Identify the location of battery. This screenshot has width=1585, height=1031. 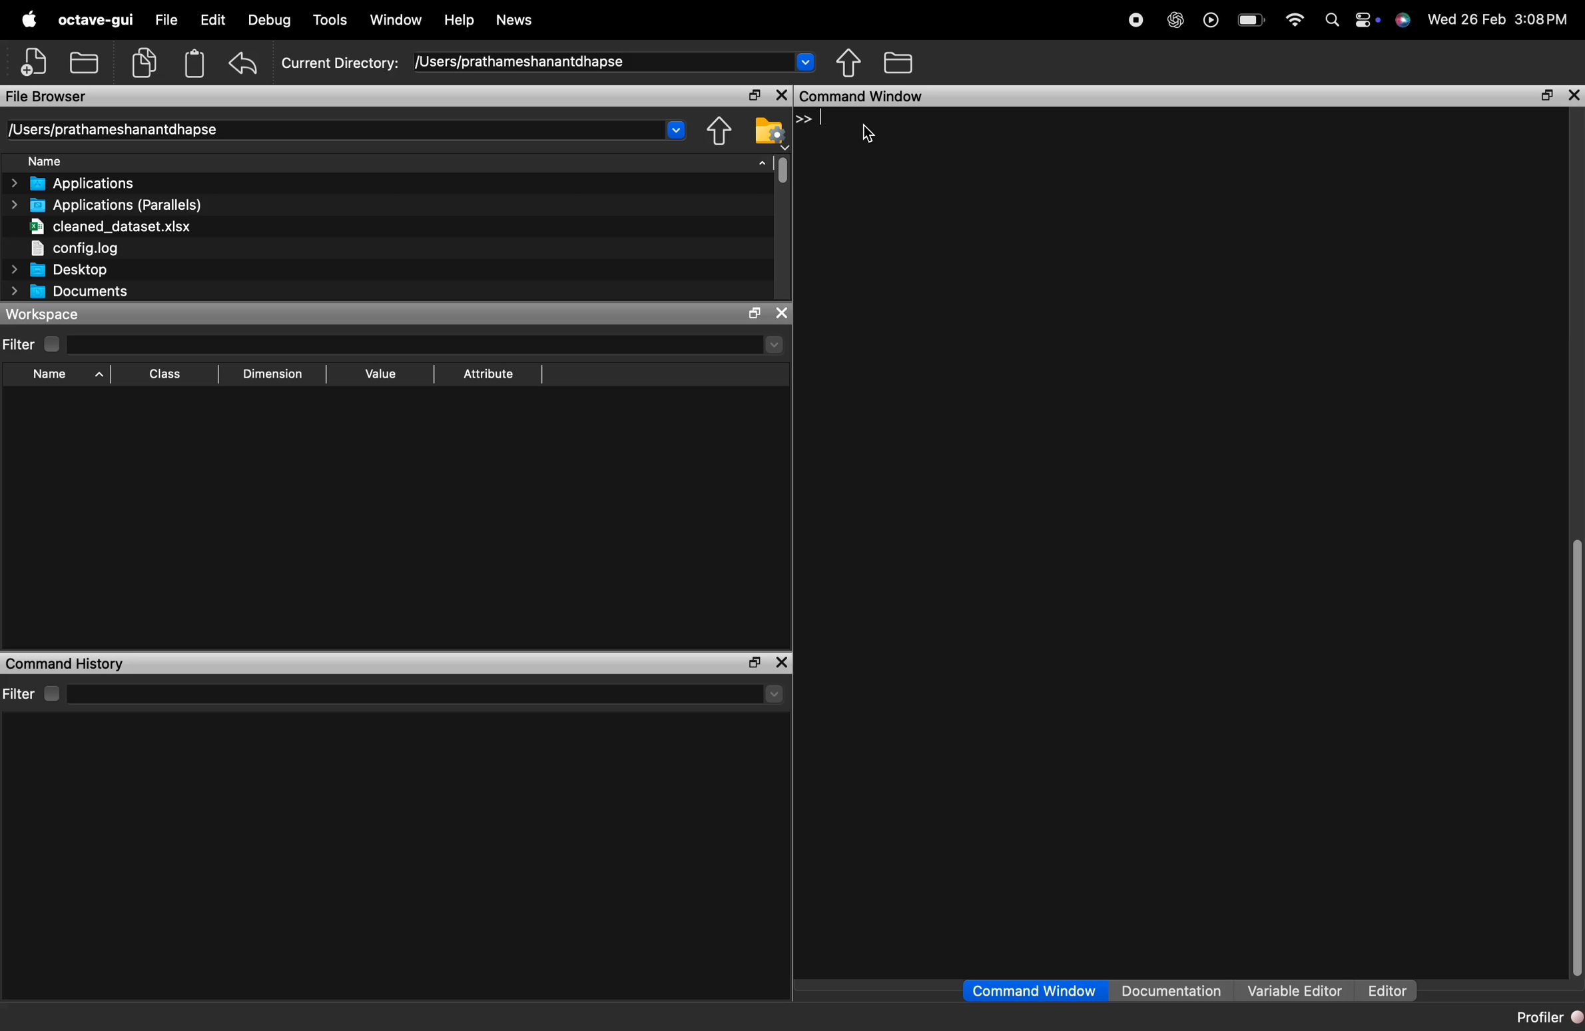
(1251, 18).